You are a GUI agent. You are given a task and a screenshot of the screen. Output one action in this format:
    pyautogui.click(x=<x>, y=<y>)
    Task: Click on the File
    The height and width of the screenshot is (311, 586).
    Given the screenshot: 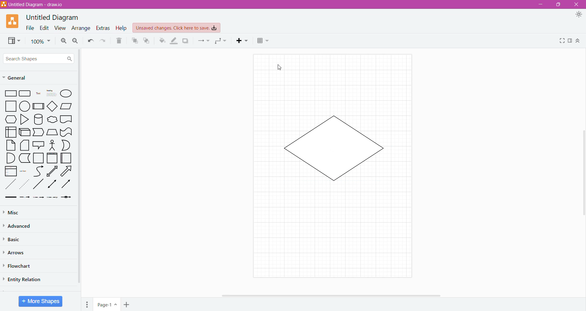 What is the action you would take?
    pyautogui.click(x=28, y=28)
    